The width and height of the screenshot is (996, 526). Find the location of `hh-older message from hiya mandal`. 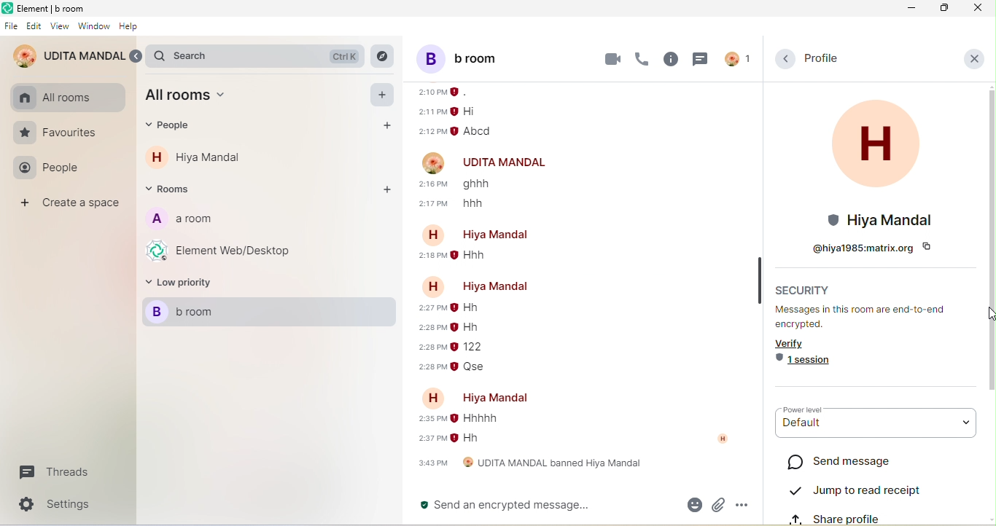

hh-older message from hiya mandal is located at coordinates (475, 307).